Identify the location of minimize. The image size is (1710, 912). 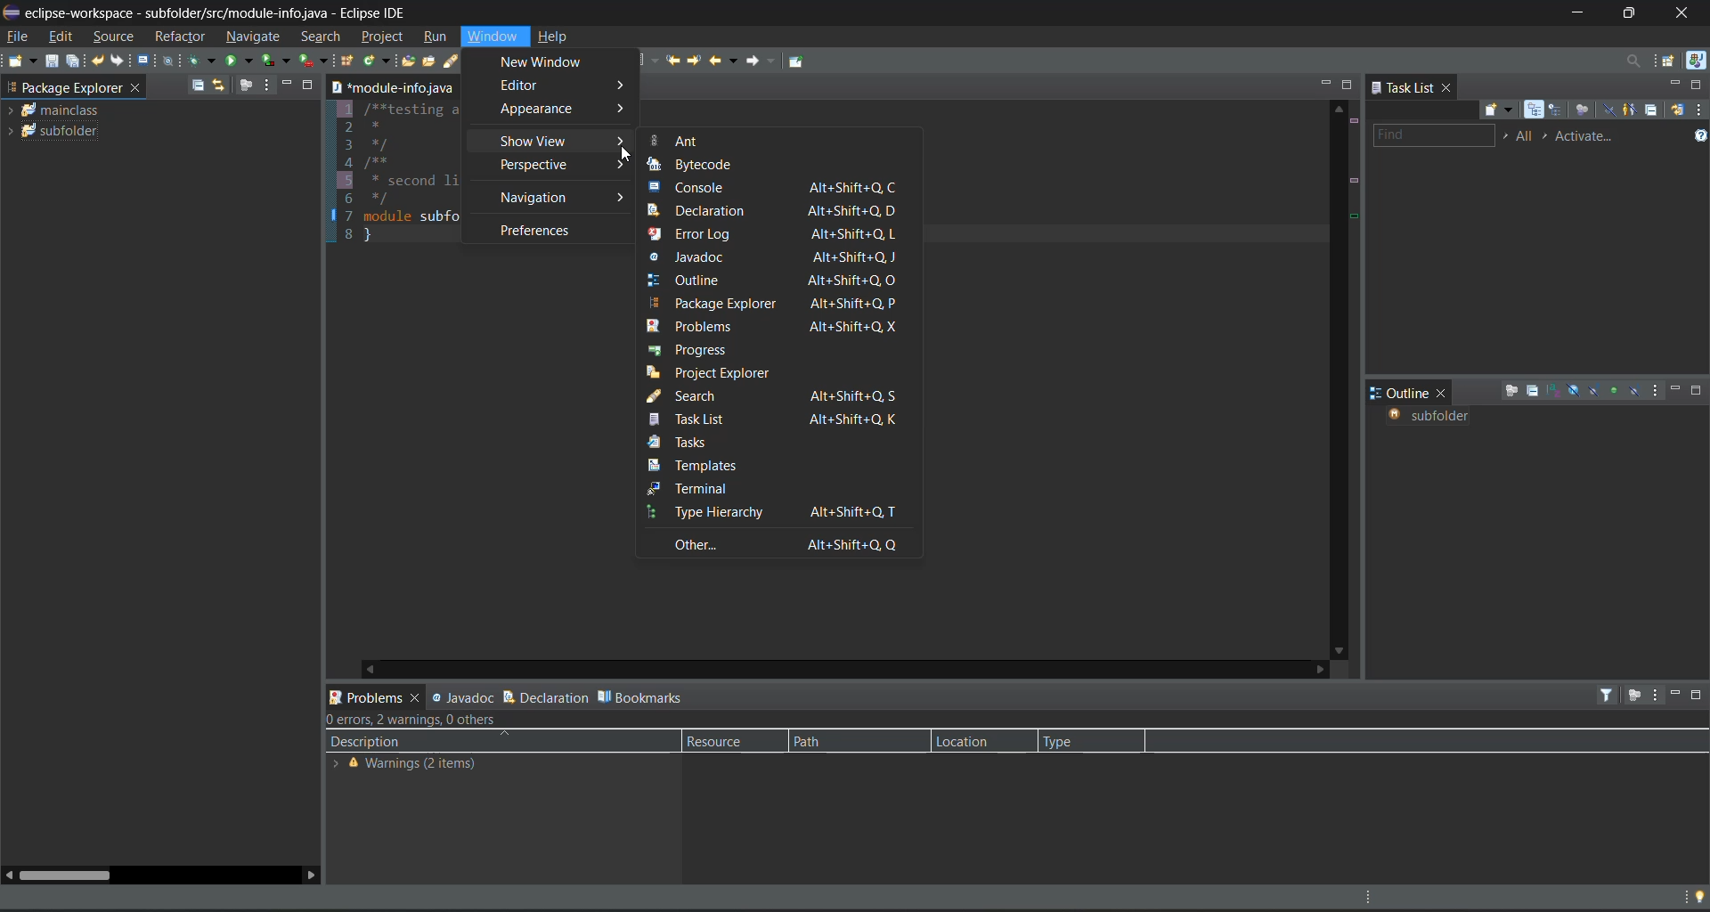
(291, 85).